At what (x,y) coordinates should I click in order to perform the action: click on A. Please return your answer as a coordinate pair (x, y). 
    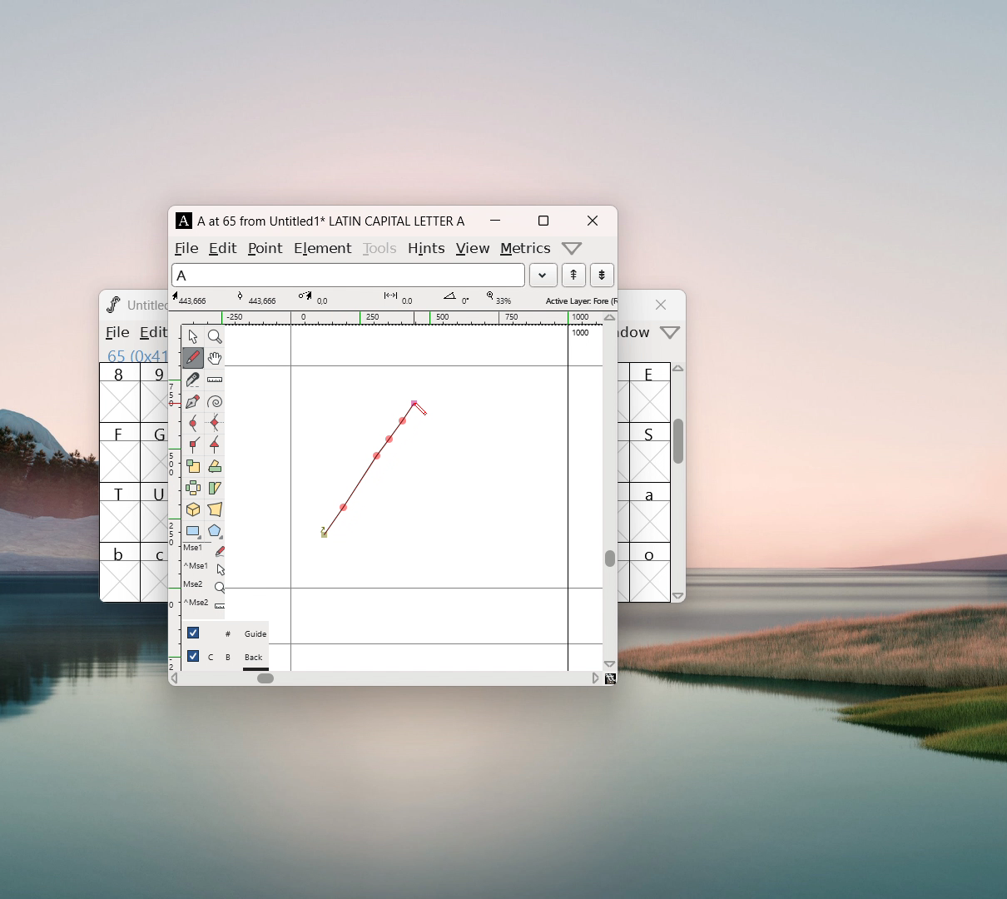
    Looking at the image, I should click on (185, 221).